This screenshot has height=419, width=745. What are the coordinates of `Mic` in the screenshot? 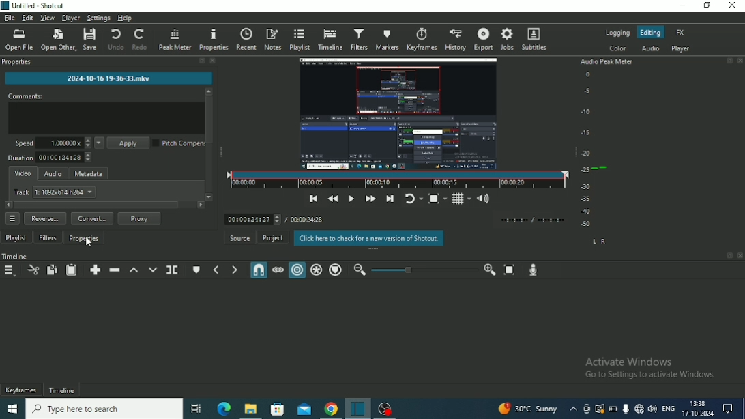 It's located at (626, 409).